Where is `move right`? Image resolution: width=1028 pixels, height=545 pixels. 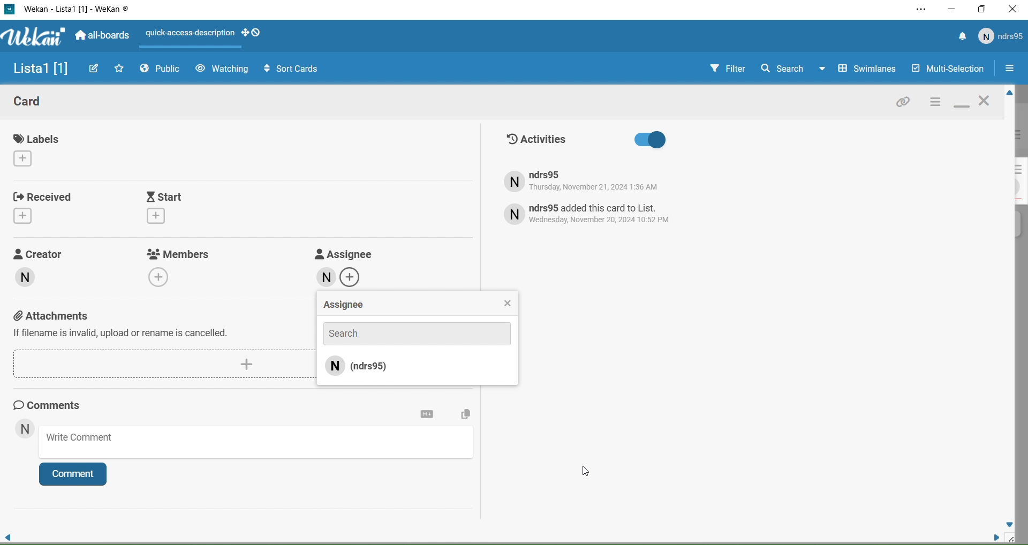 move right is located at coordinates (992, 536).